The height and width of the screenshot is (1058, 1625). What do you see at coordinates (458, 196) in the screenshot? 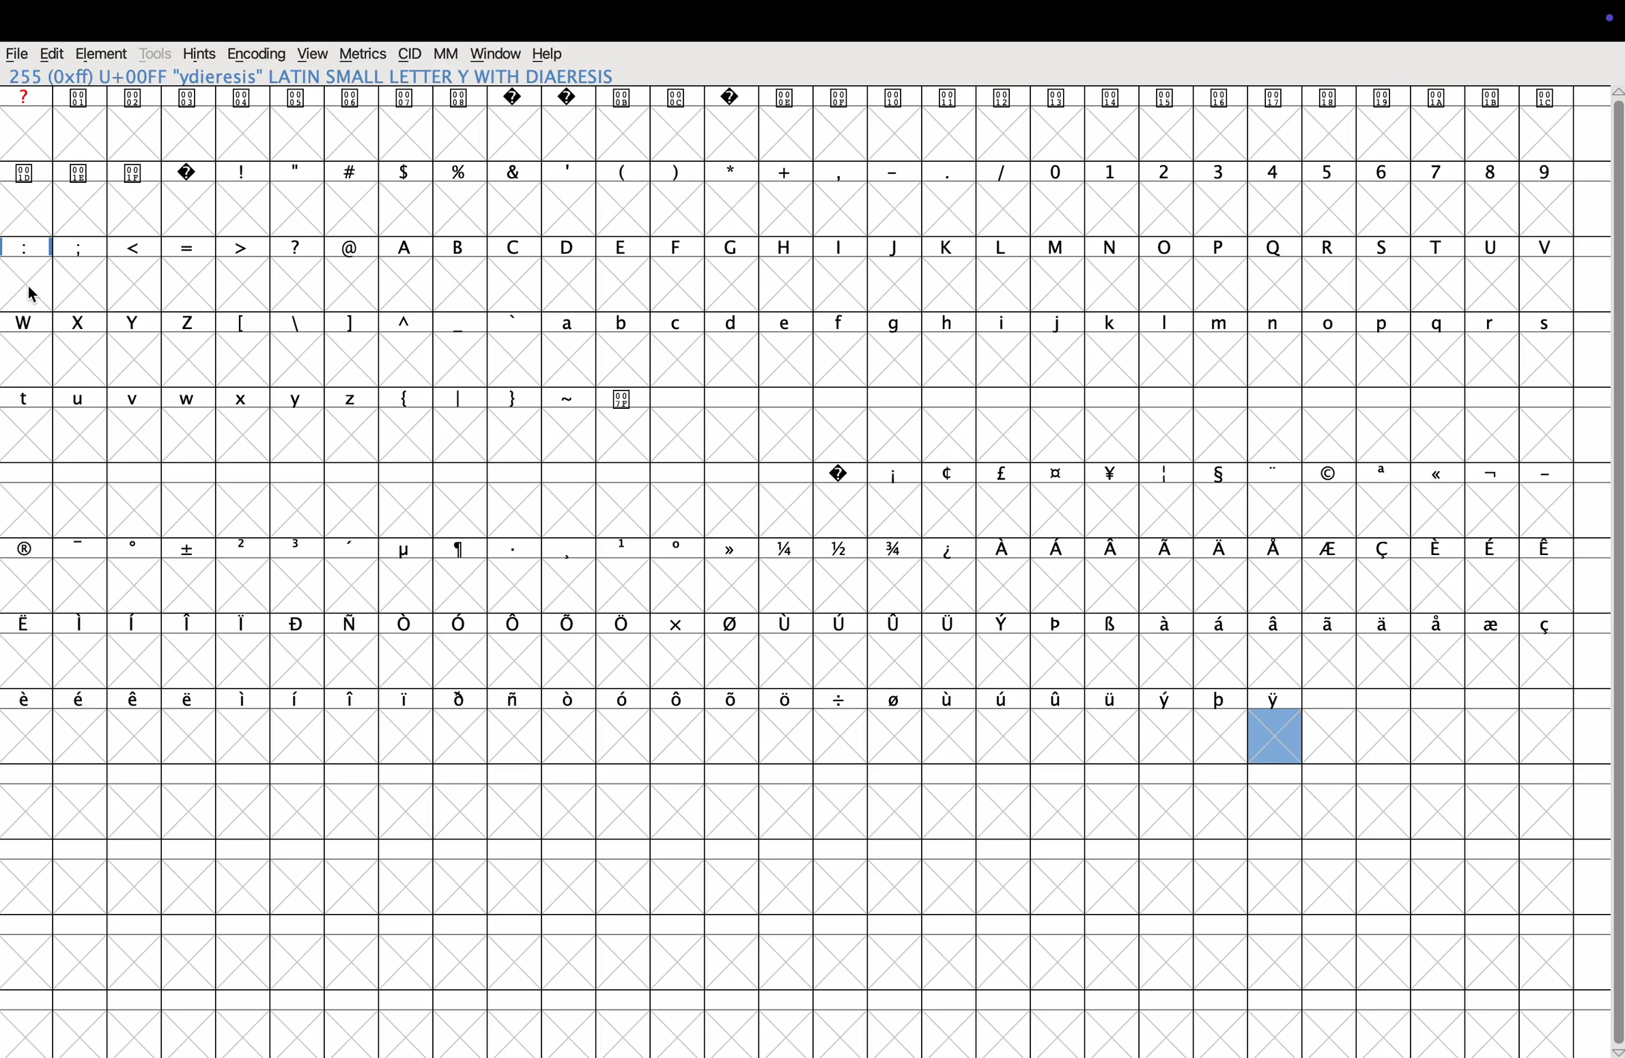
I see `%` at bounding box center [458, 196].